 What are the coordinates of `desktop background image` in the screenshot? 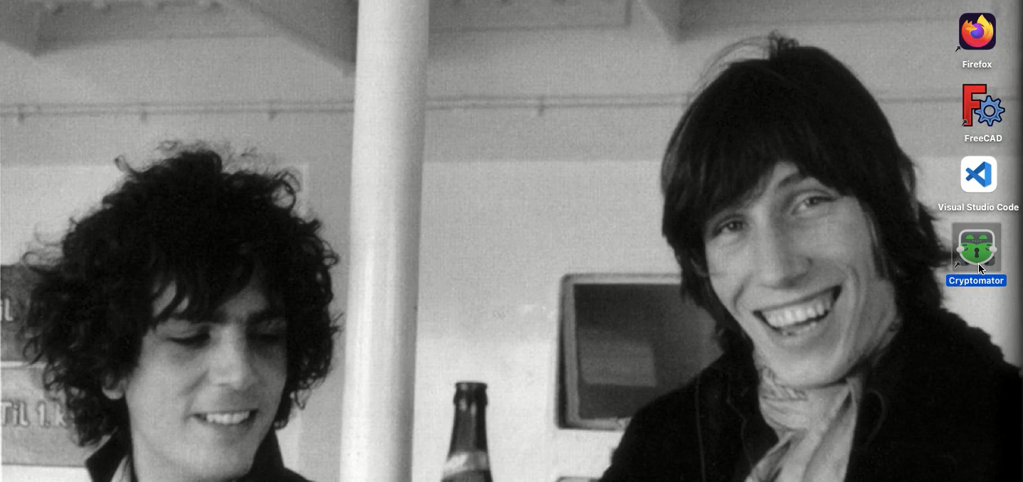 It's located at (467, 241).